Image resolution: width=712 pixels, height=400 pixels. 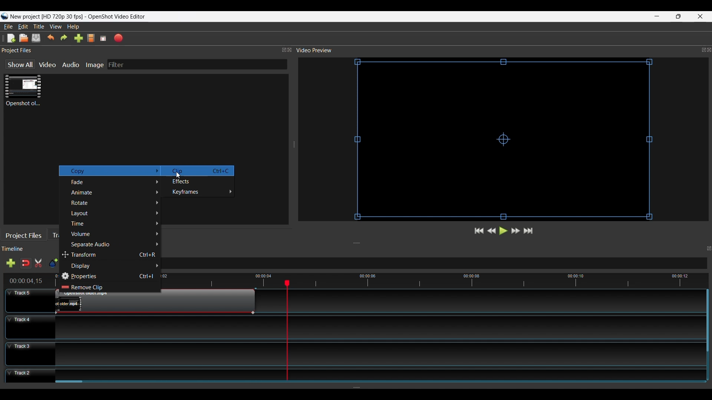 What do you see at coordinates (108, 171) in the screenshot?
I see `Copy` at bounding box center [108, 171].